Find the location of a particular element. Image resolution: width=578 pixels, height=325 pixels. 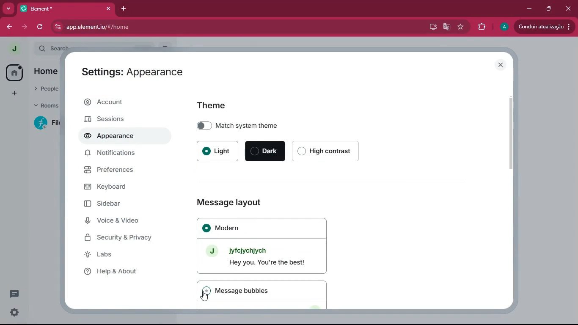

Message layout is located at coordinates (228, 203).